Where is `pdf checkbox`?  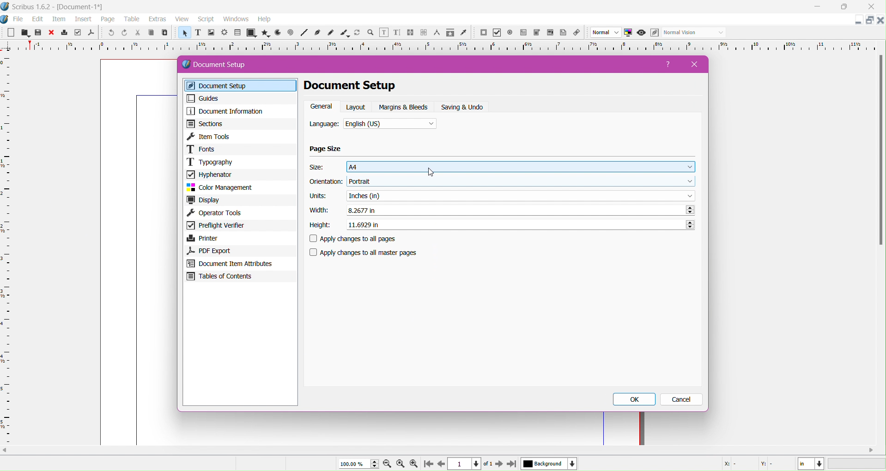
pdf checkbox is located at coordinates (523, 33).